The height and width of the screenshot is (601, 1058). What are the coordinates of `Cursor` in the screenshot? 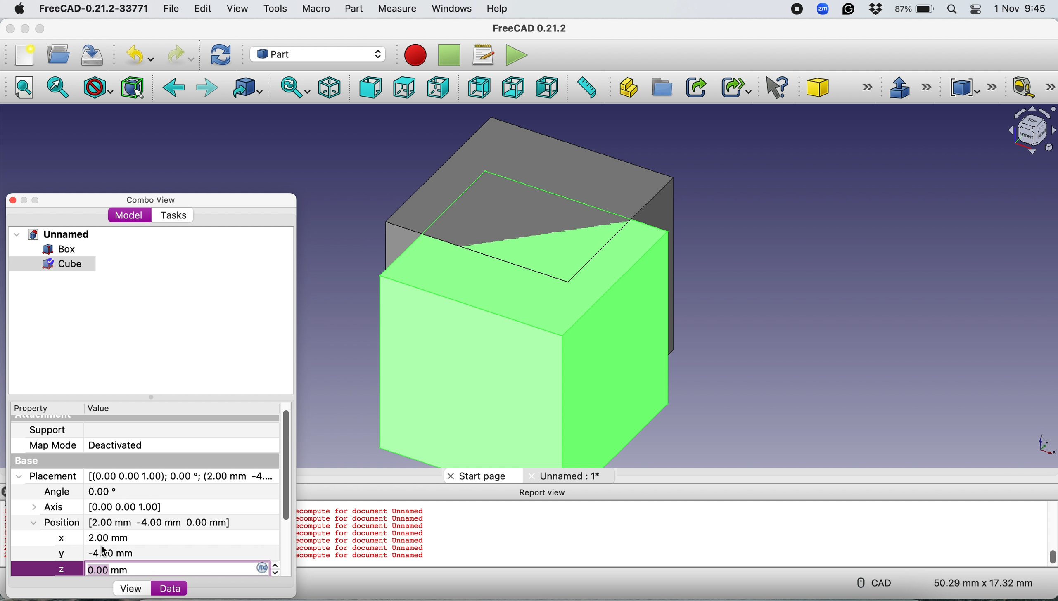 It's located at (104, 551).